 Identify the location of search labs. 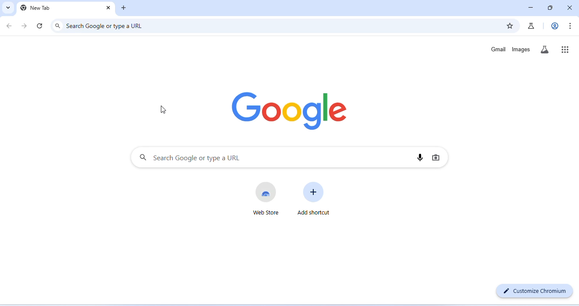
(547, 50).